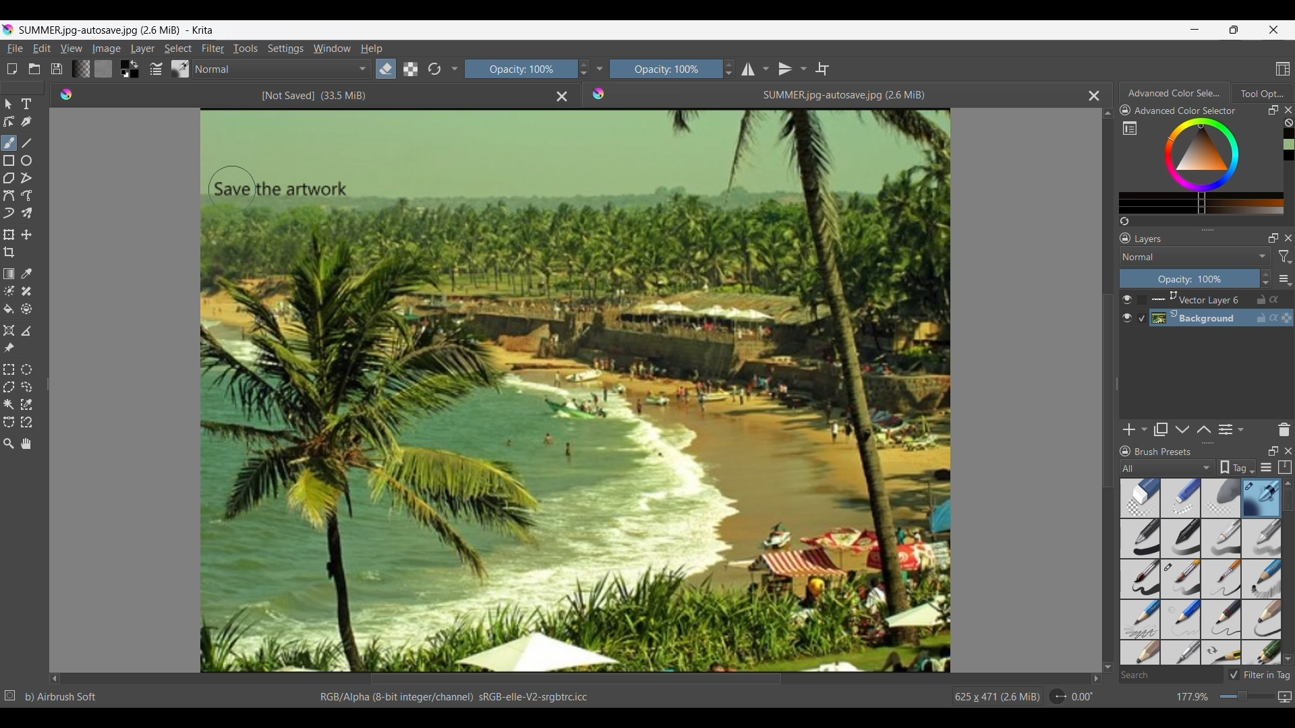 This screenshot has width=1295, height=728. I want to click on Delete panel, so click(1284, 429).